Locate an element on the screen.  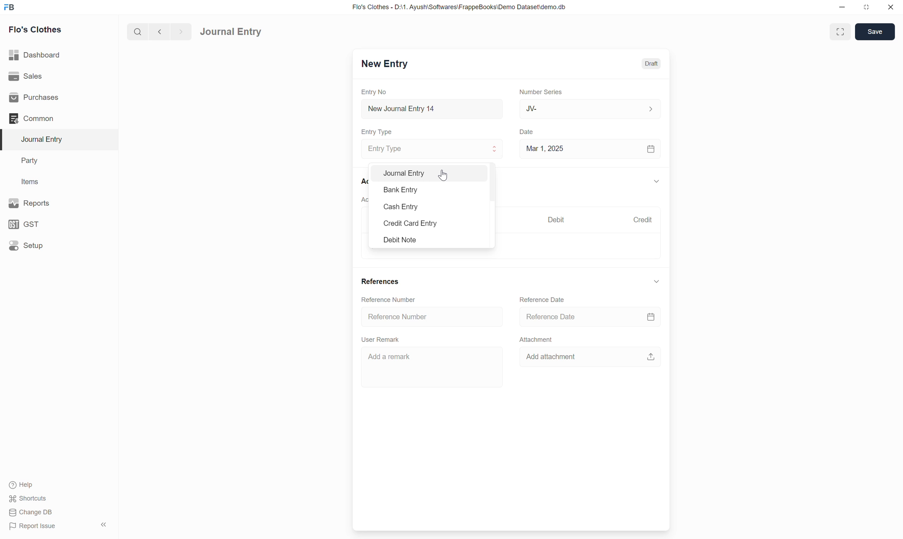
Debit is located at coordinates (556, 219).